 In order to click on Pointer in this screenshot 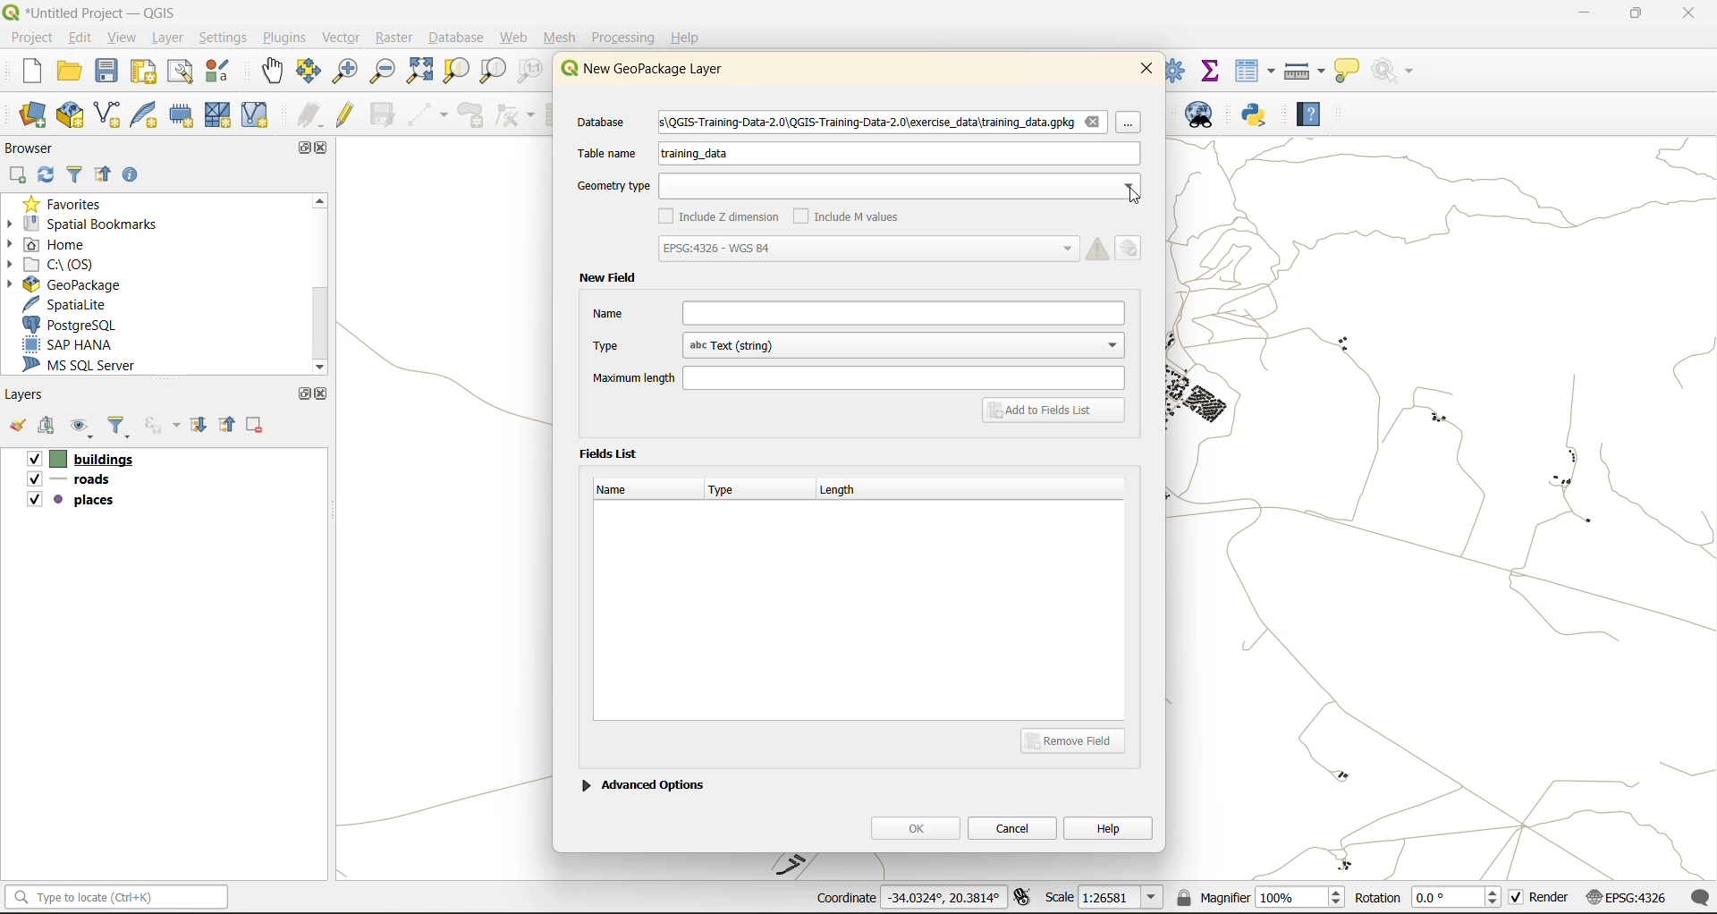, I will do `click(1130, 123)`.